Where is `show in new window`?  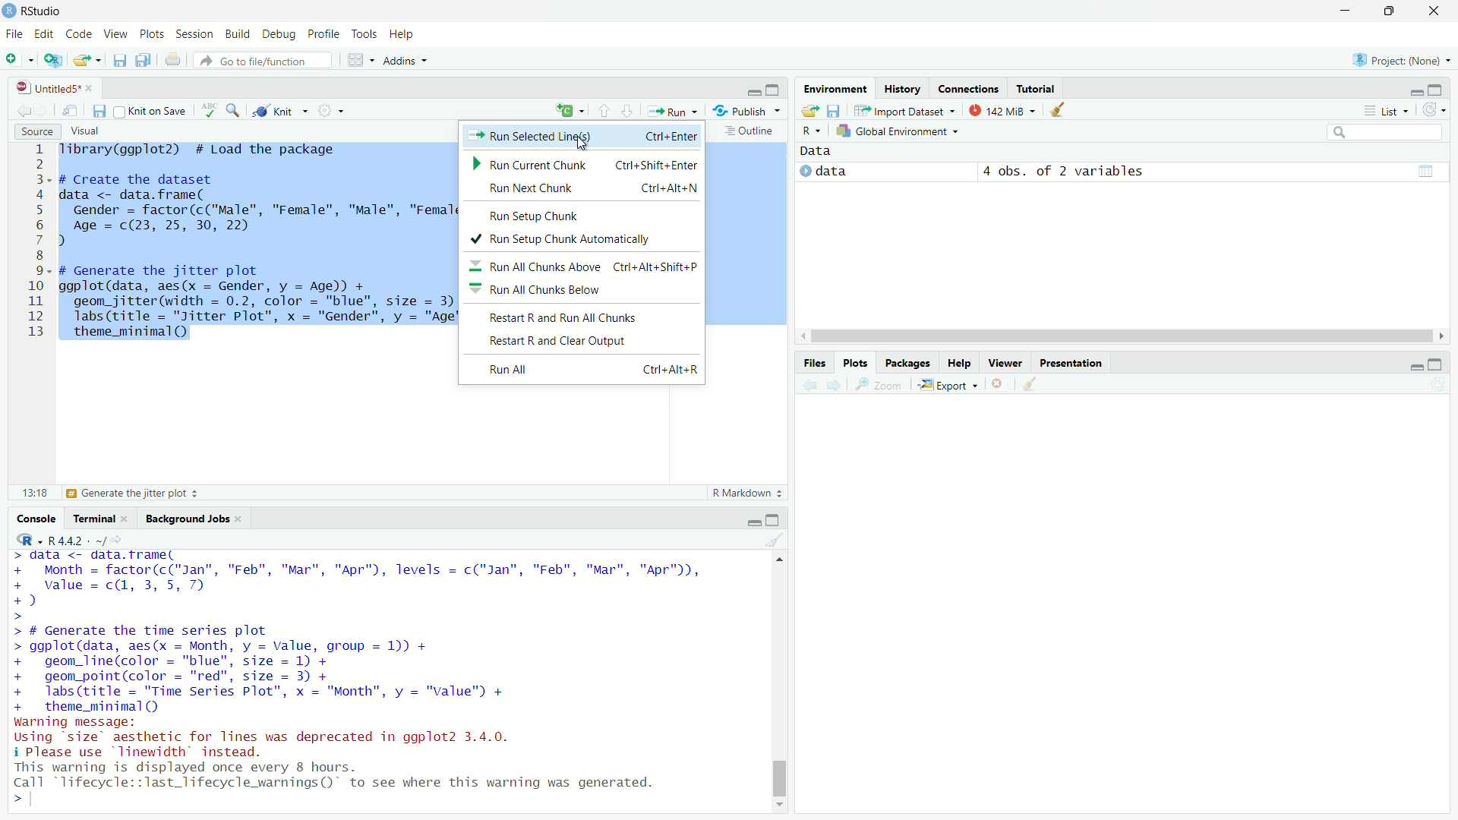 show in new window is located at coordinates (71, 110).